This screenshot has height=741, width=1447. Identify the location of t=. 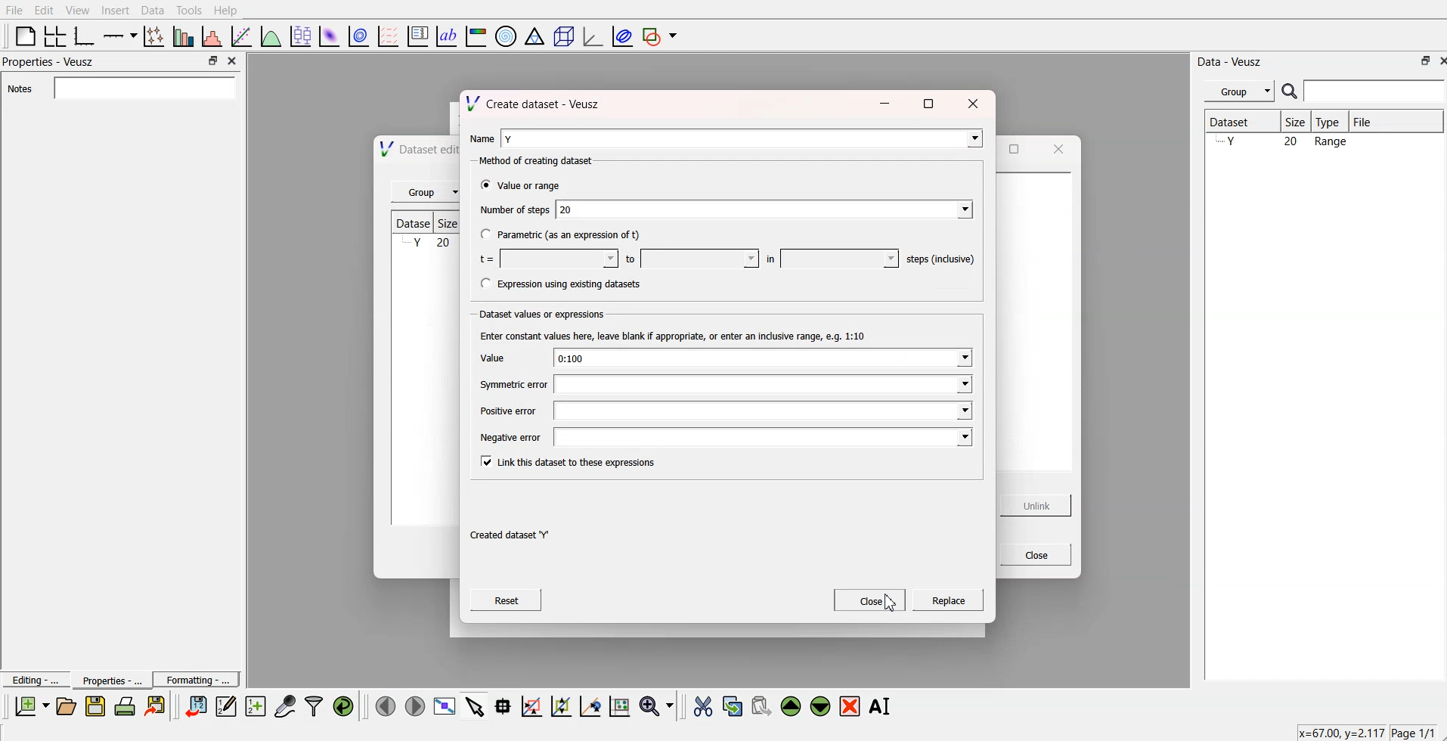
(544, 258).